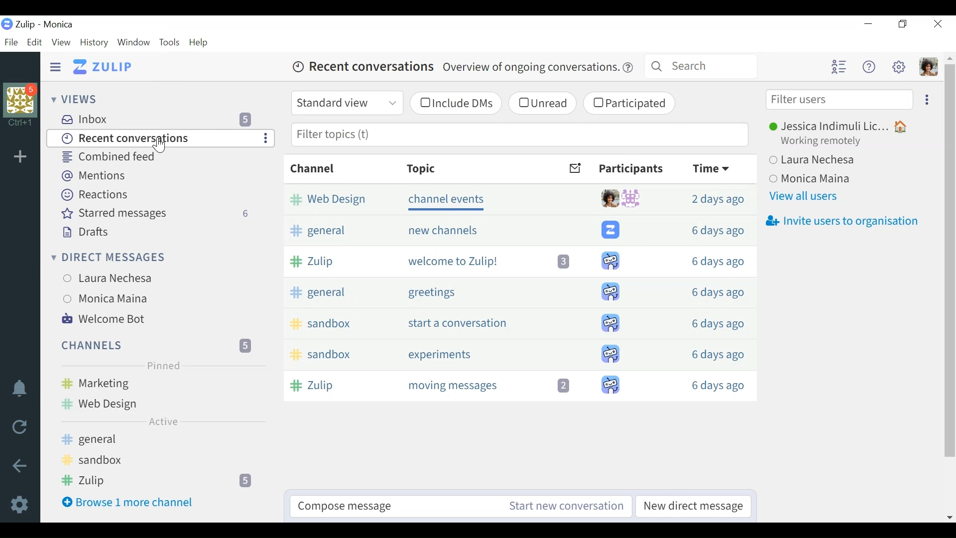 Image resolution: width=956 pixels, height=538 pixels. Describe the element at coordinates (518, 259) in the screenshot. I see `Zulip welcome to Zulip!` at that location.